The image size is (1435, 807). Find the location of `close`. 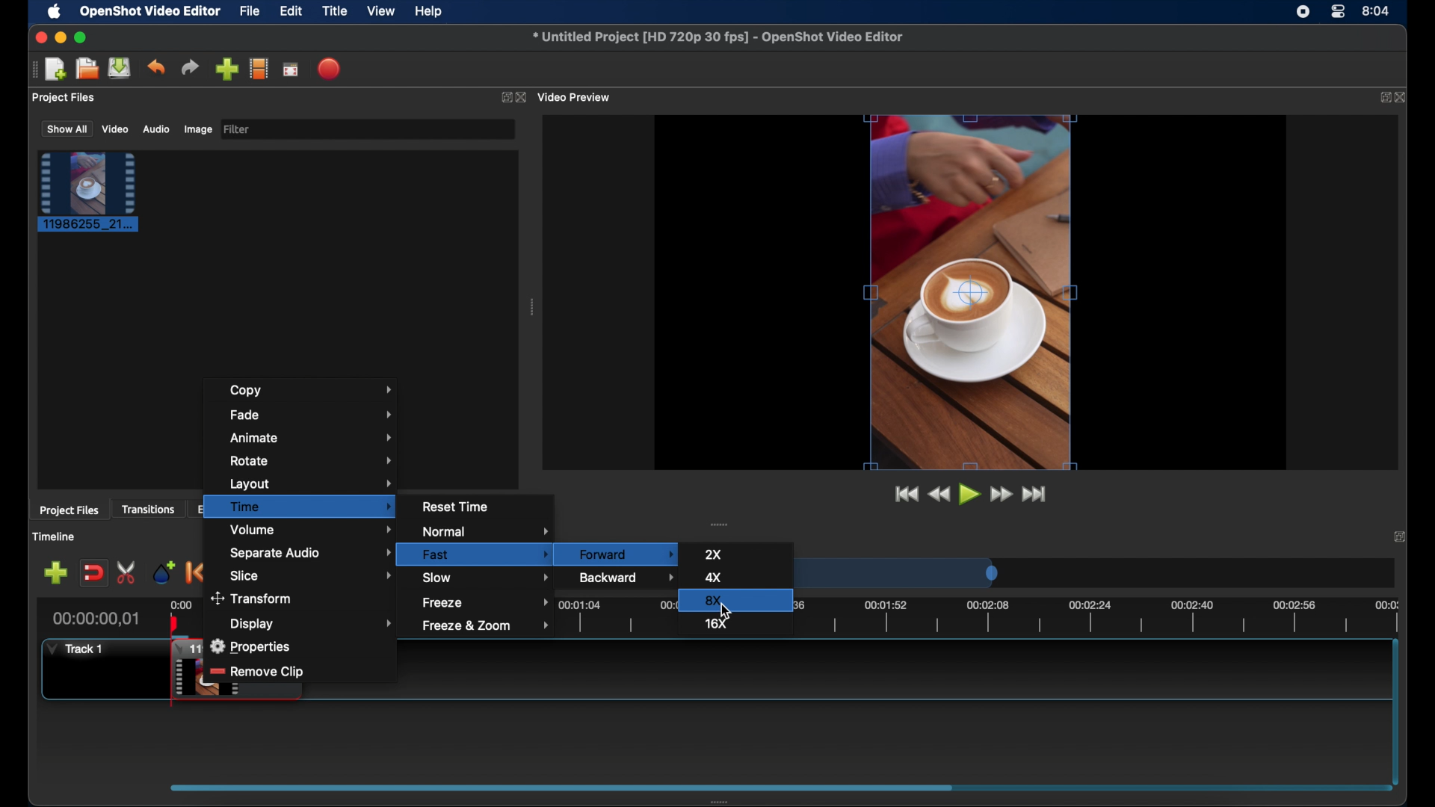

close is located at coordinates (40, 38).